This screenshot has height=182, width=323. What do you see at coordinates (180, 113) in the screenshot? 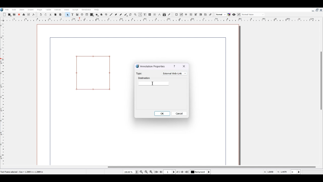
I see `Cancel` at bounding box center [180, 113].